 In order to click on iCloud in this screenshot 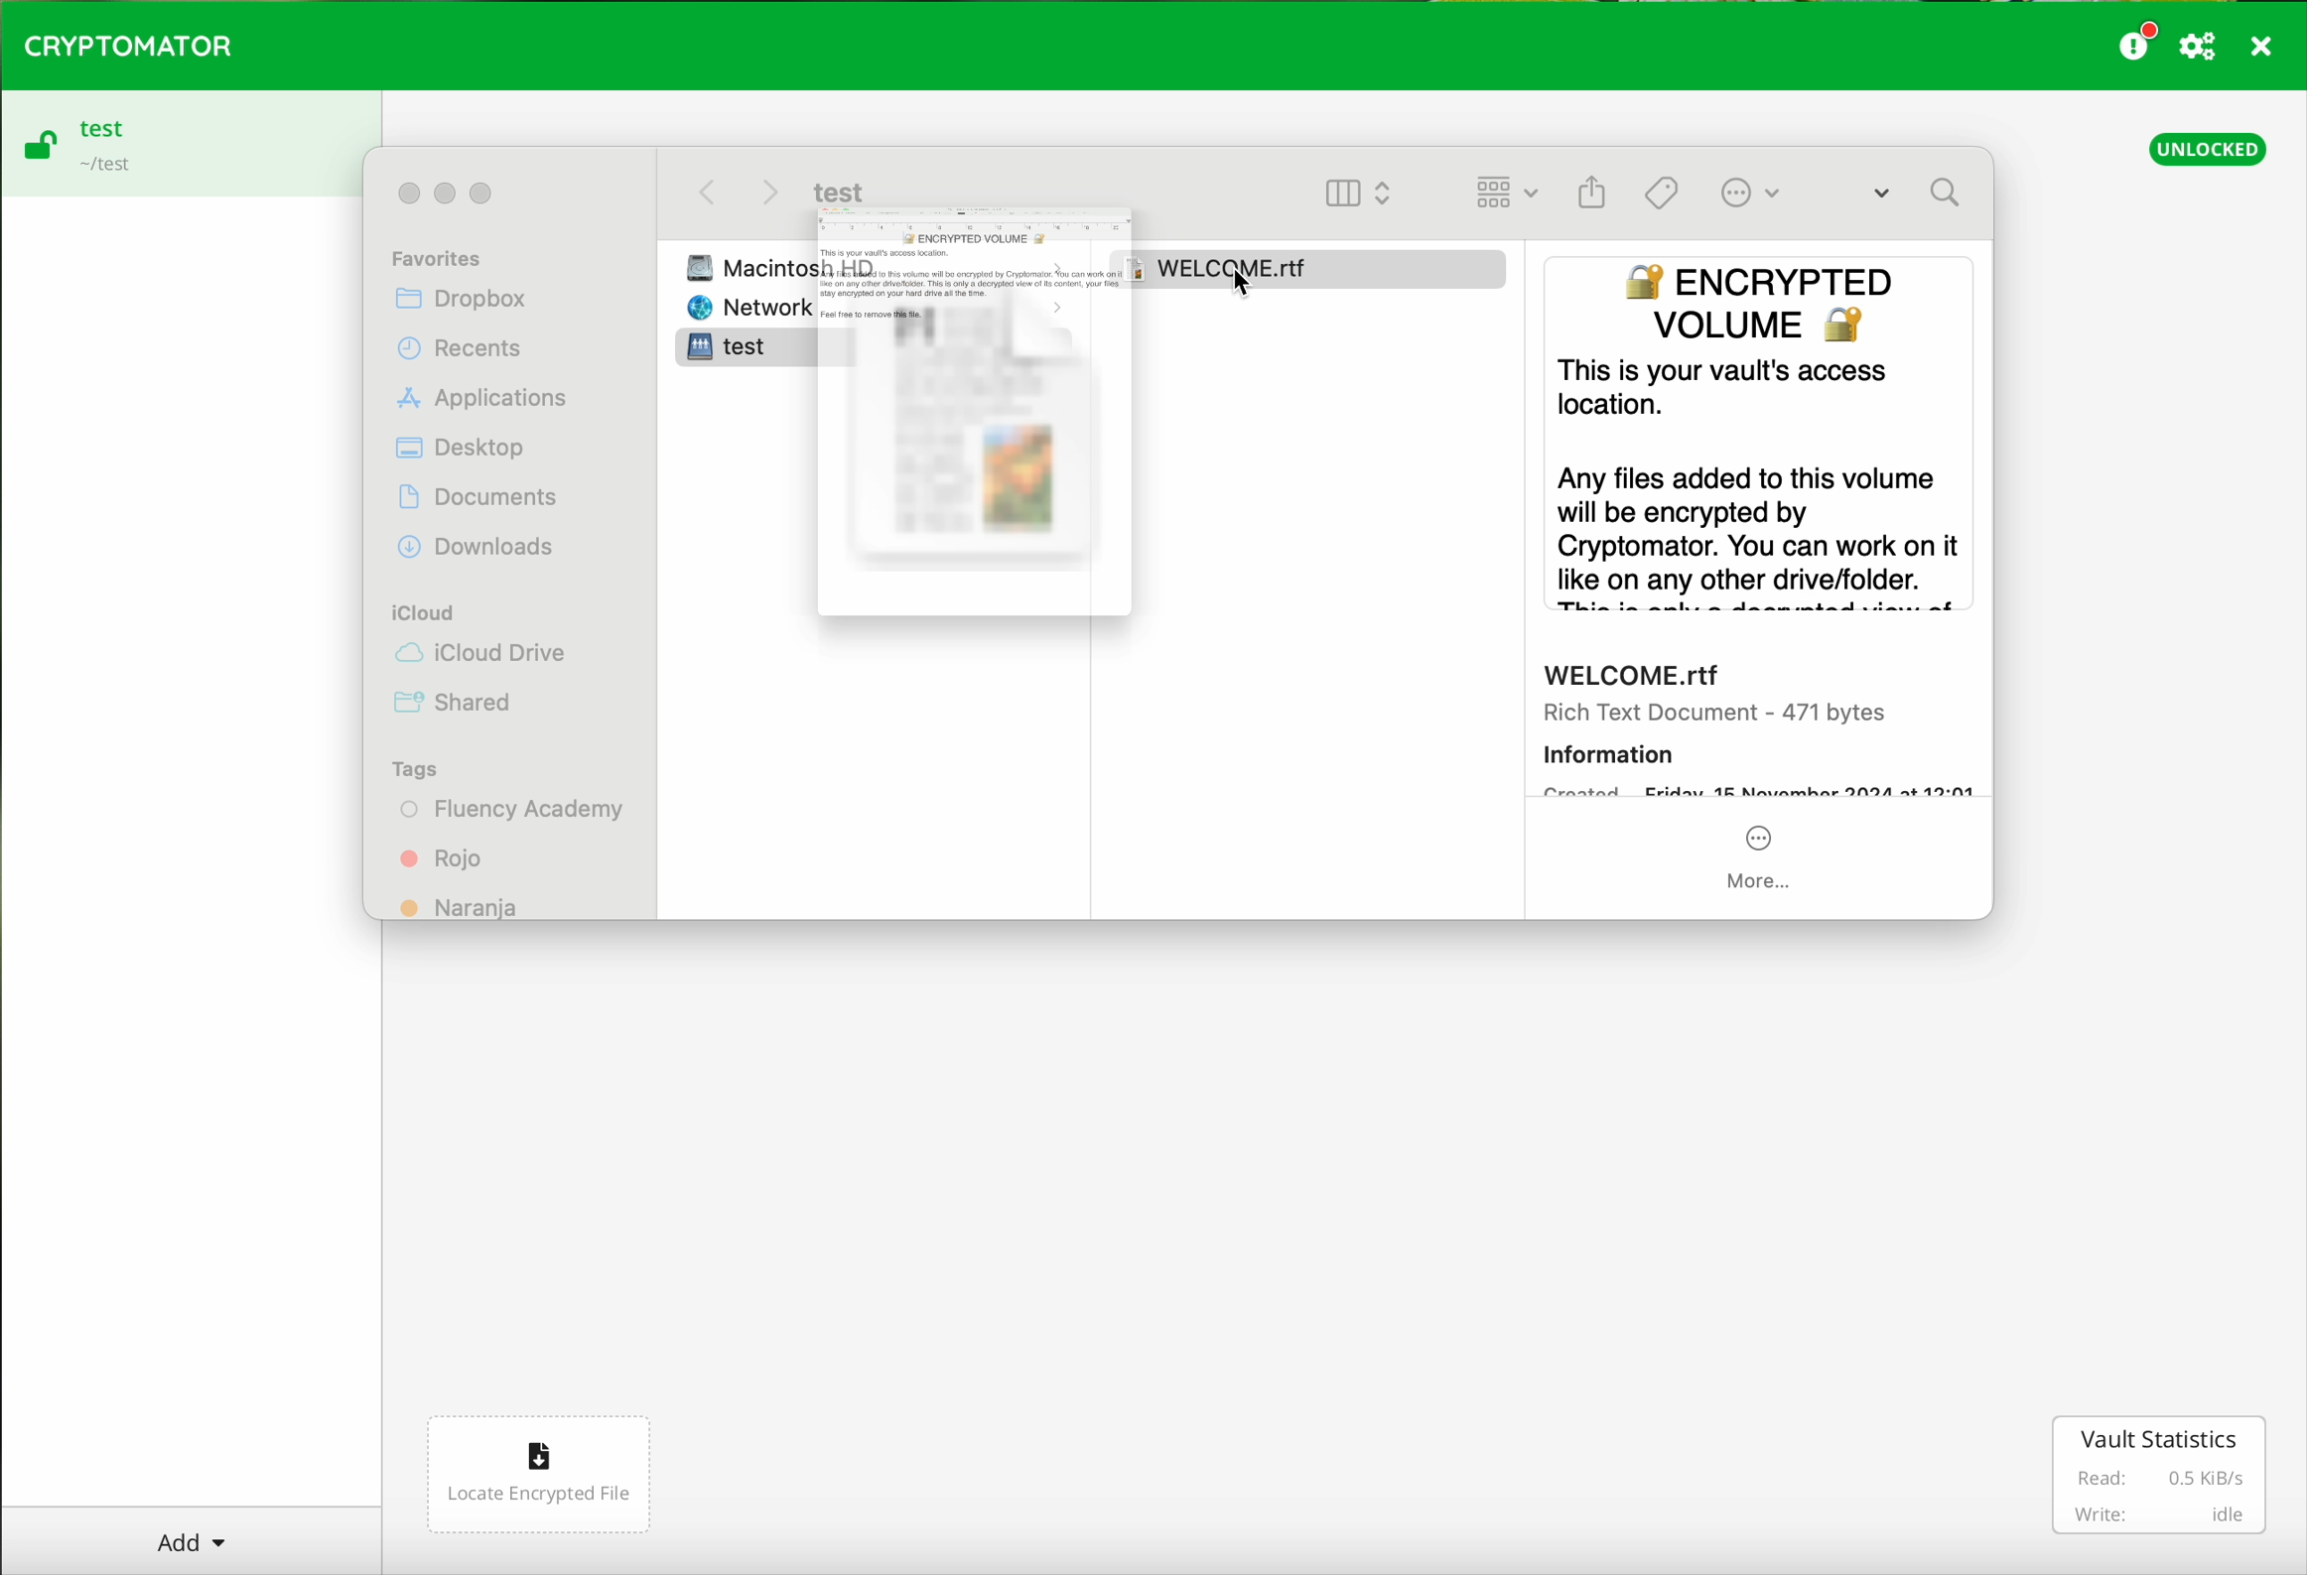, I will do `click(424, 612)`.